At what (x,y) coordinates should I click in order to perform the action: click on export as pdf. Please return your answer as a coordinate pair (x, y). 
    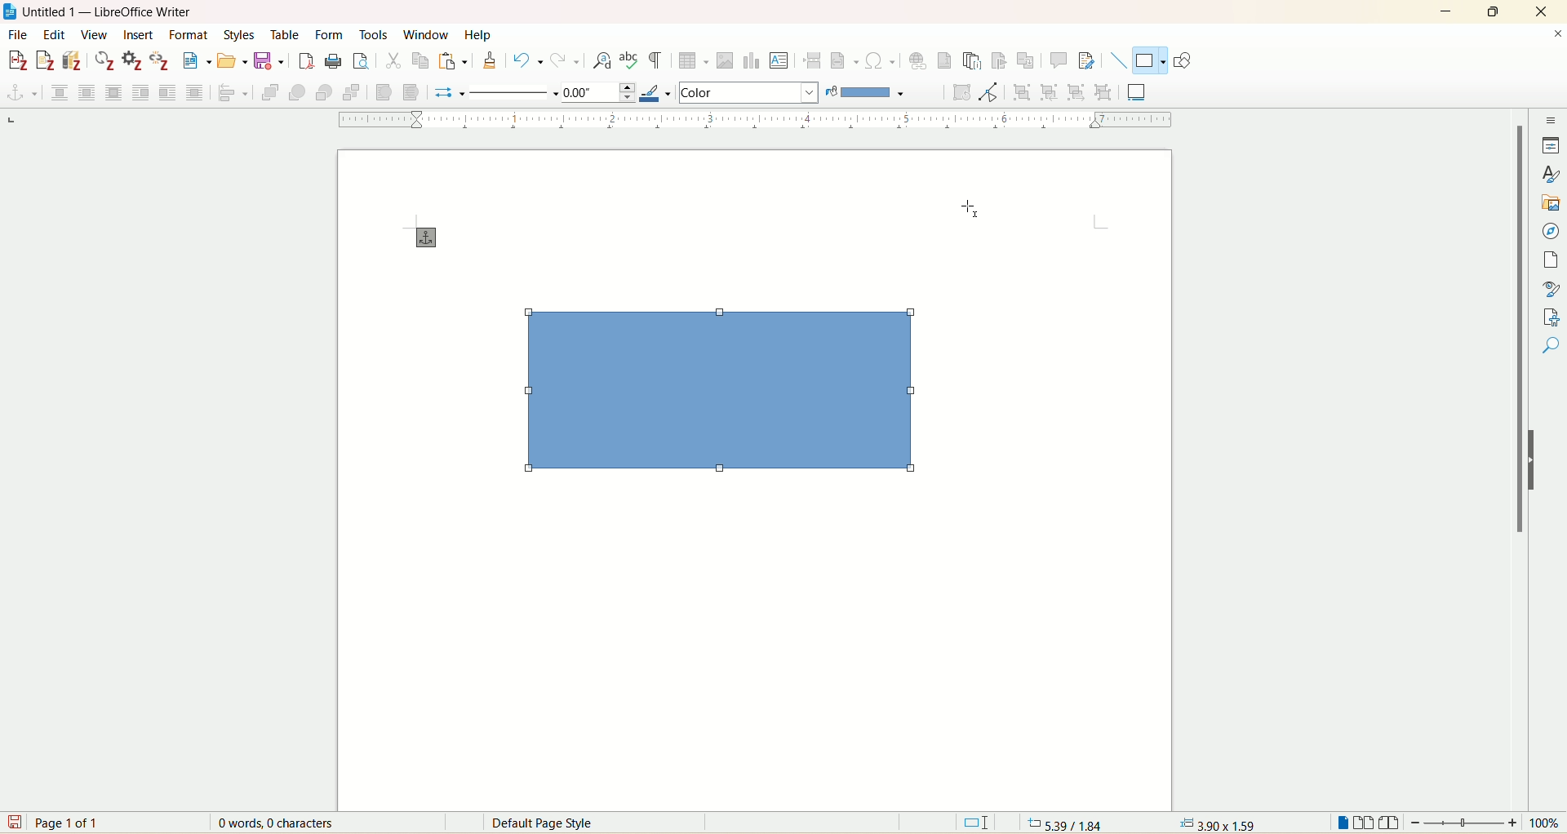
    Looking at the image, I should click on (304, 62).